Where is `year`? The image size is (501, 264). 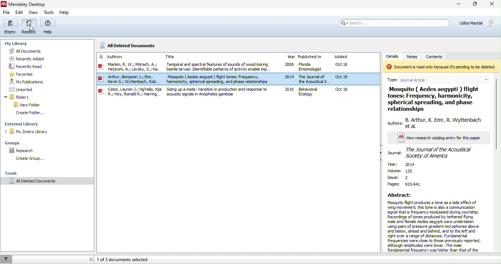 year is located at coordinates (410, 165).